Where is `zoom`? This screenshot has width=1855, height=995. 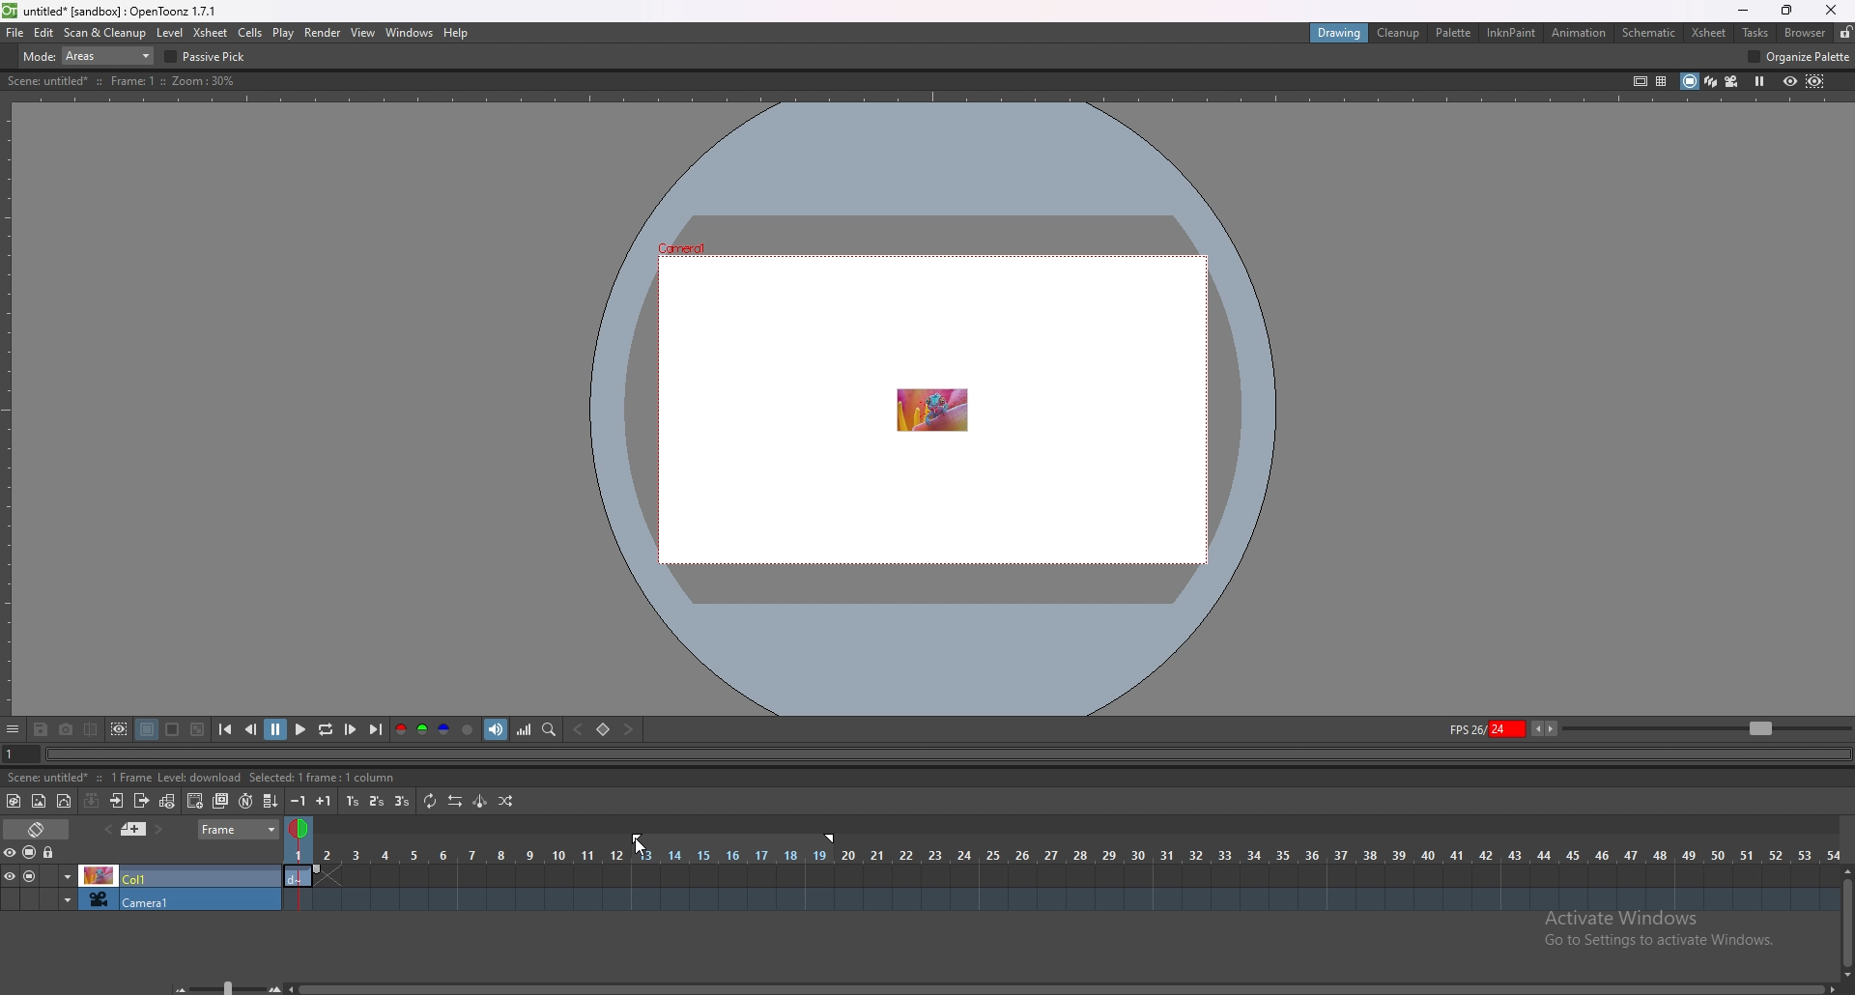 zoom is located at coordinates (1707, 726).